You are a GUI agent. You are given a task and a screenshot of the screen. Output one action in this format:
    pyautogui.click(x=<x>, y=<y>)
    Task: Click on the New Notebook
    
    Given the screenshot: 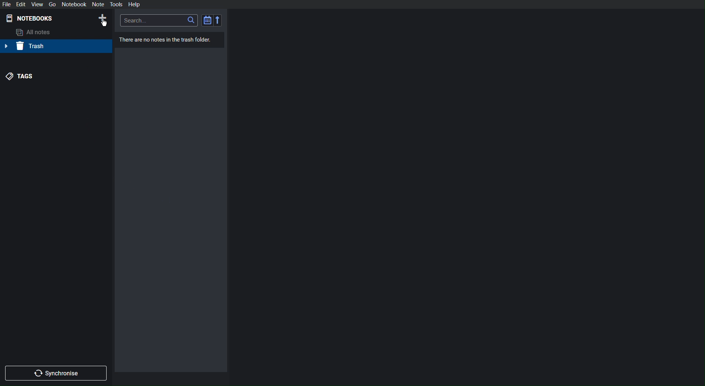 What is the action you would take?
    pyautogui.click(x=102, y=18)
    